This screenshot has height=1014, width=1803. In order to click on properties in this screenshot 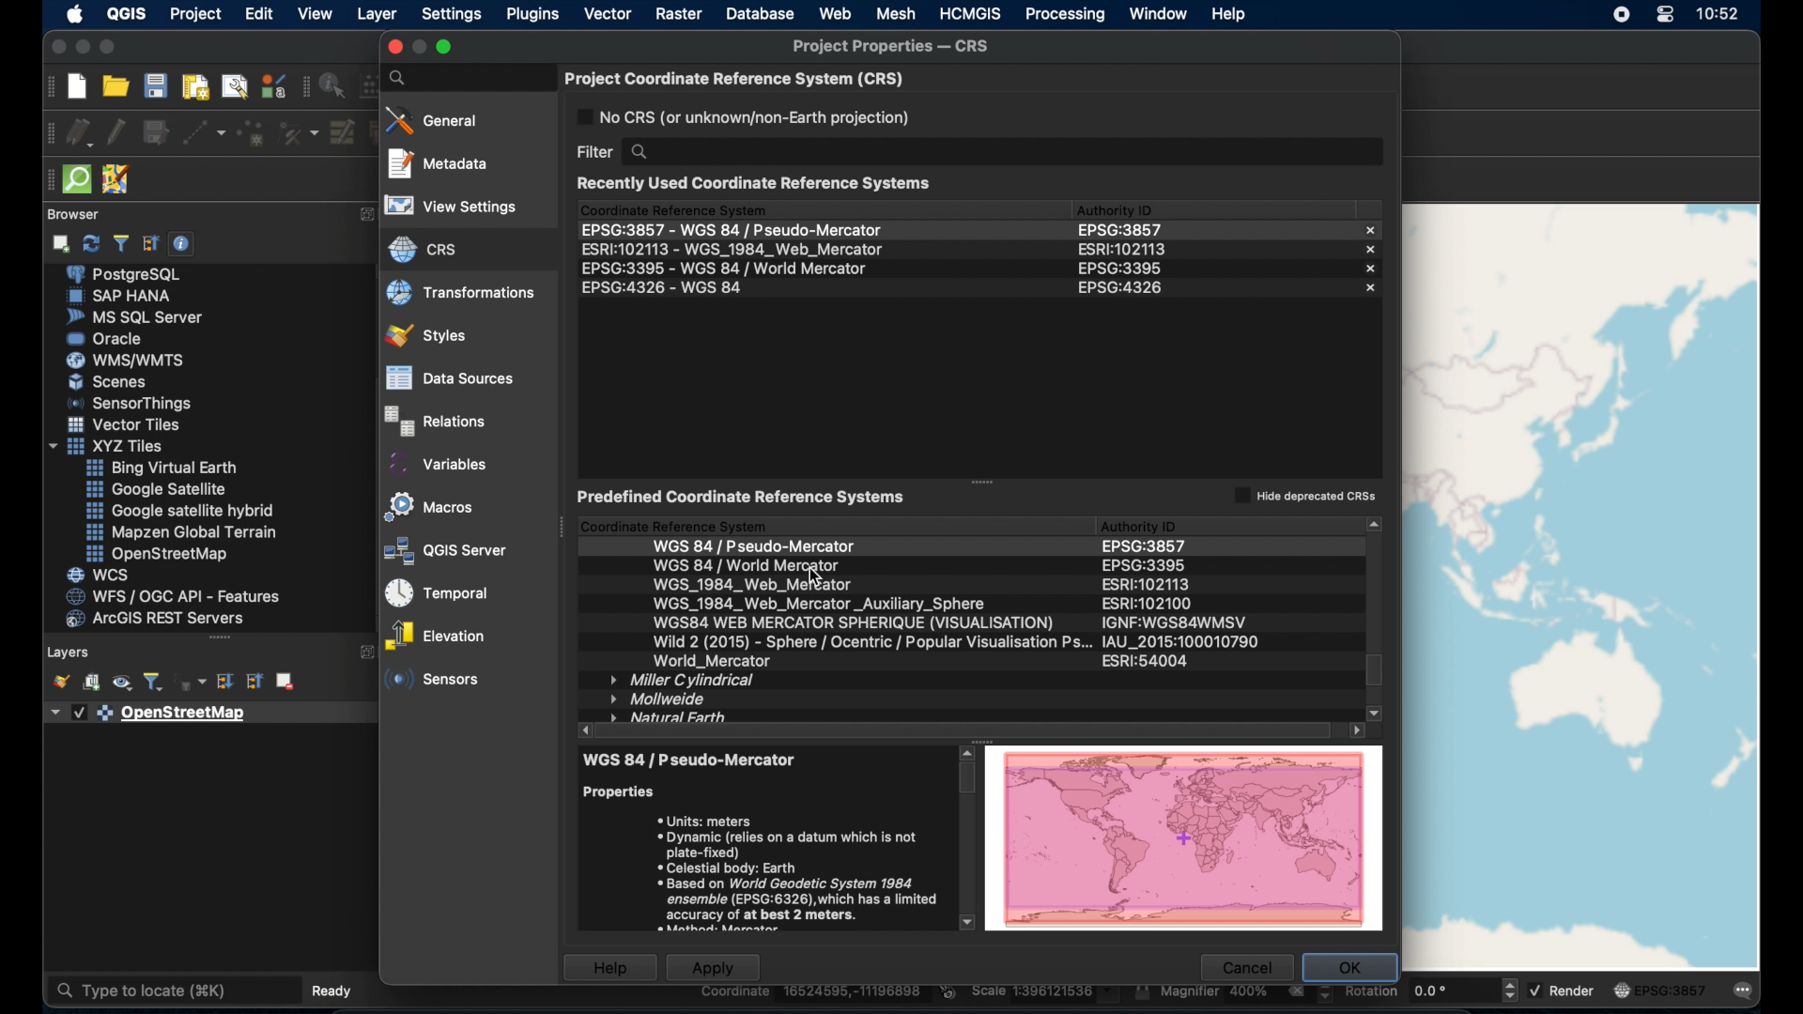, I will do `click(626, 791)`.